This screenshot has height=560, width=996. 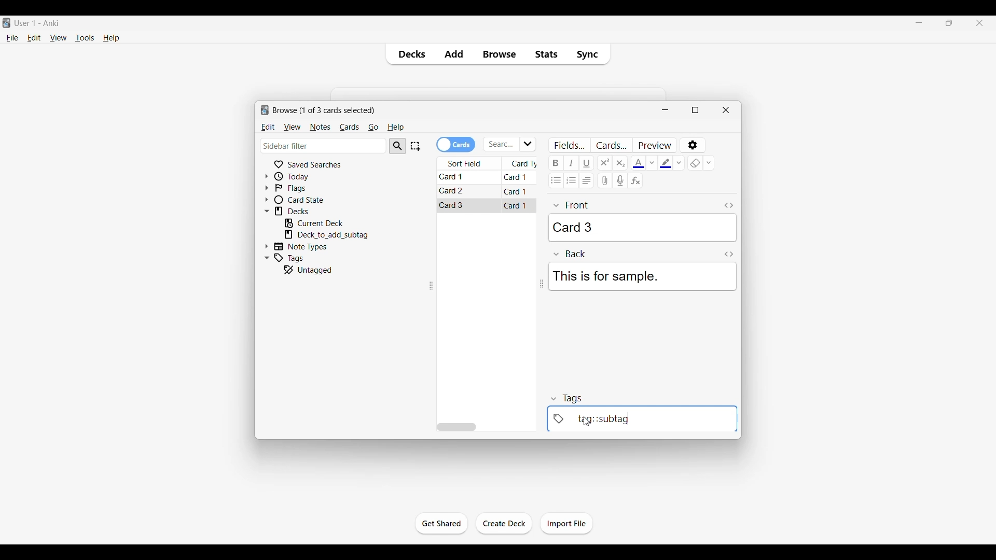 What do you see at coordinates (545, 54) in the screenshot?
I see `Stats` at bounding box center [545, 54].